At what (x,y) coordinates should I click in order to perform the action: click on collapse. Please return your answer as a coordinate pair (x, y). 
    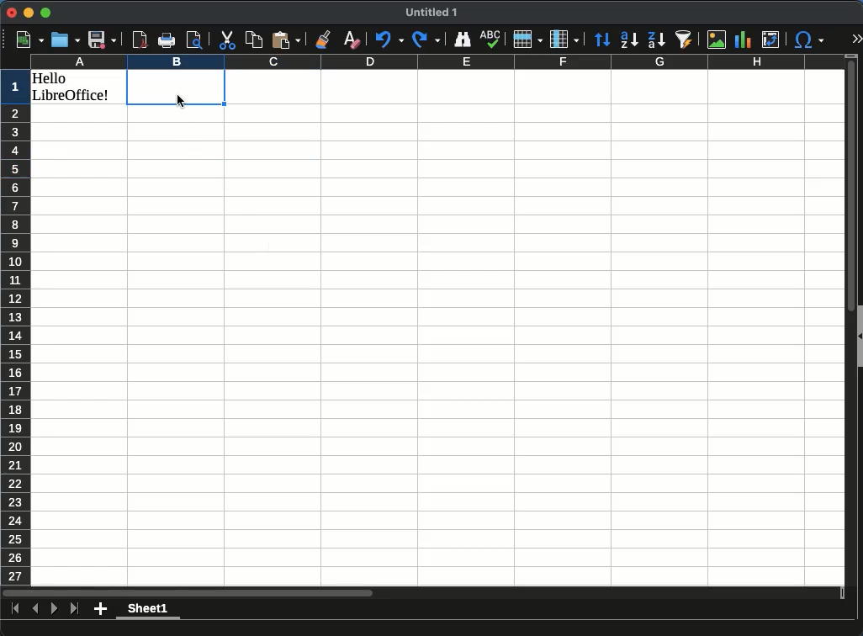
    Looking at the image, I should click on (858, 337).